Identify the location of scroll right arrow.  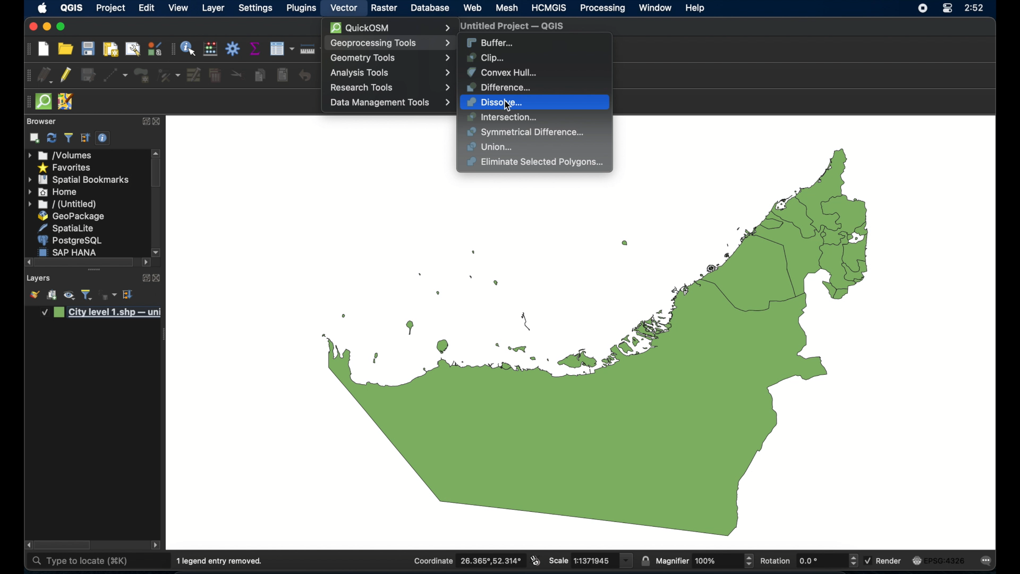
(157, 251).